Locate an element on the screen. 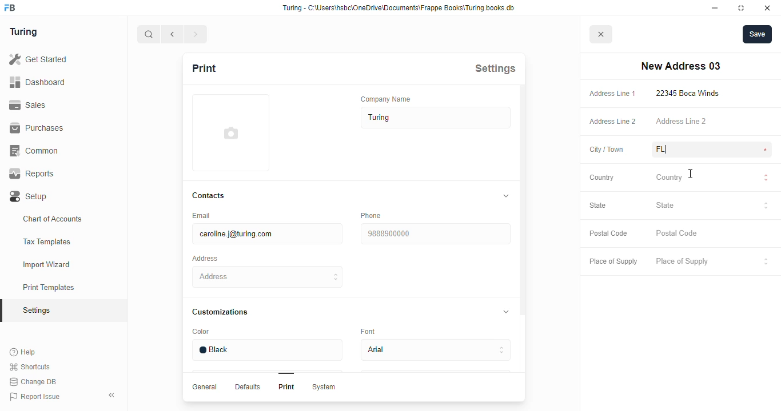 The image size is (781, 411). place of supply is located at coordinates (613, 262).